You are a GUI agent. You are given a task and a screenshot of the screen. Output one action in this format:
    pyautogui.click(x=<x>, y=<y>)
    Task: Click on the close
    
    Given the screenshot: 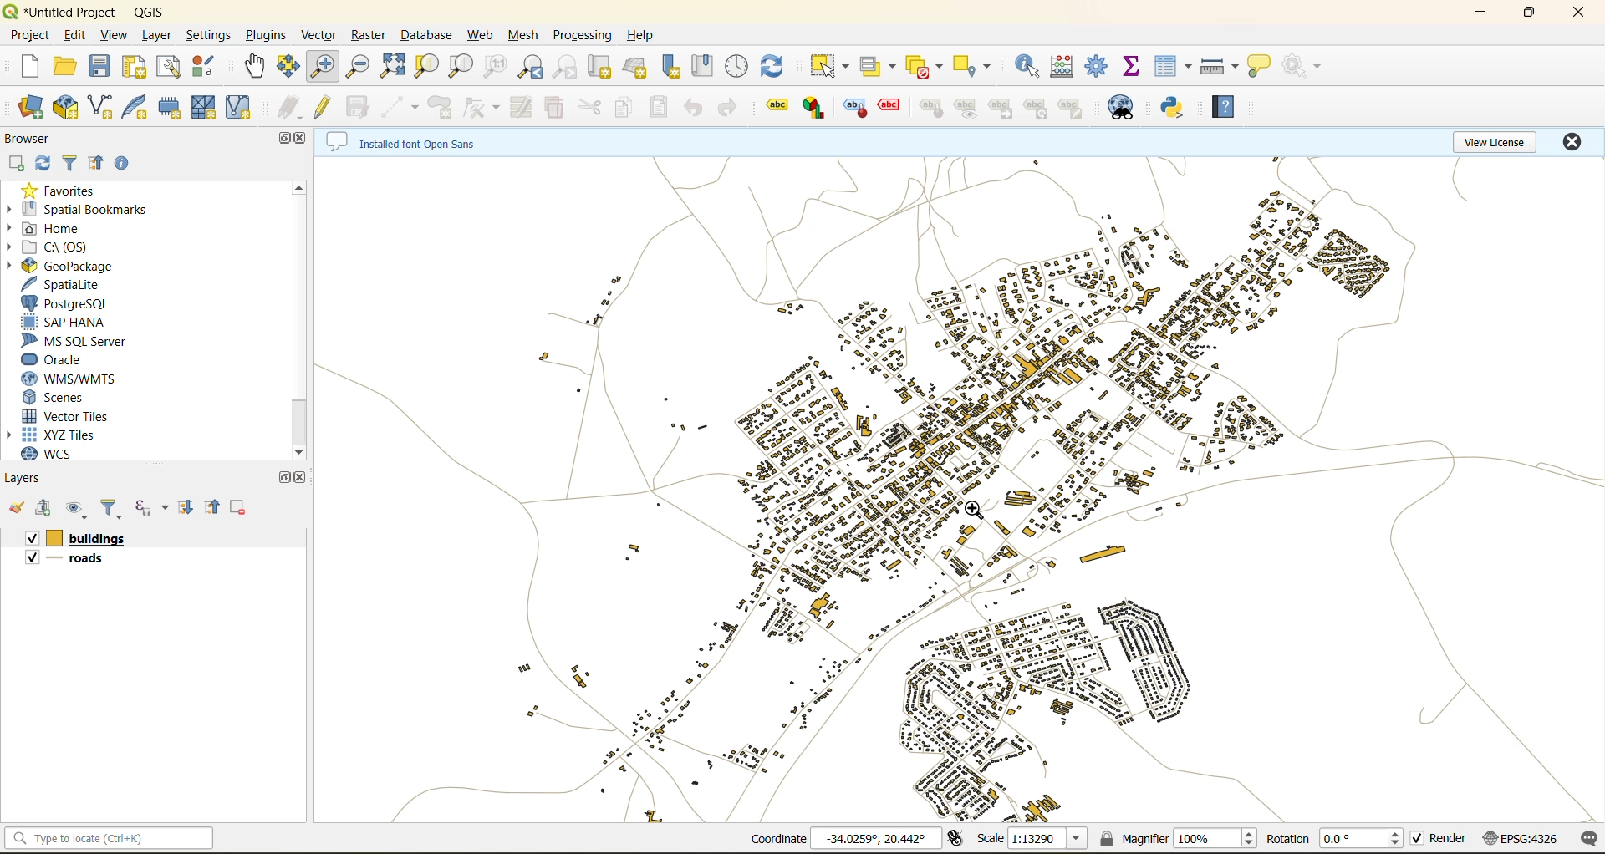 What is the action you would take?
    pyautogui.click(x=303, y=140)
    